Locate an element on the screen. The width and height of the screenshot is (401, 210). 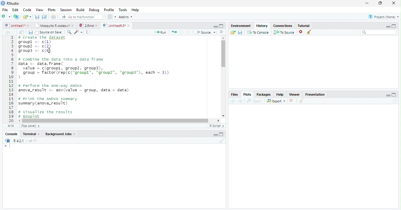
Go to next section  is located at coordinates (188, 32).